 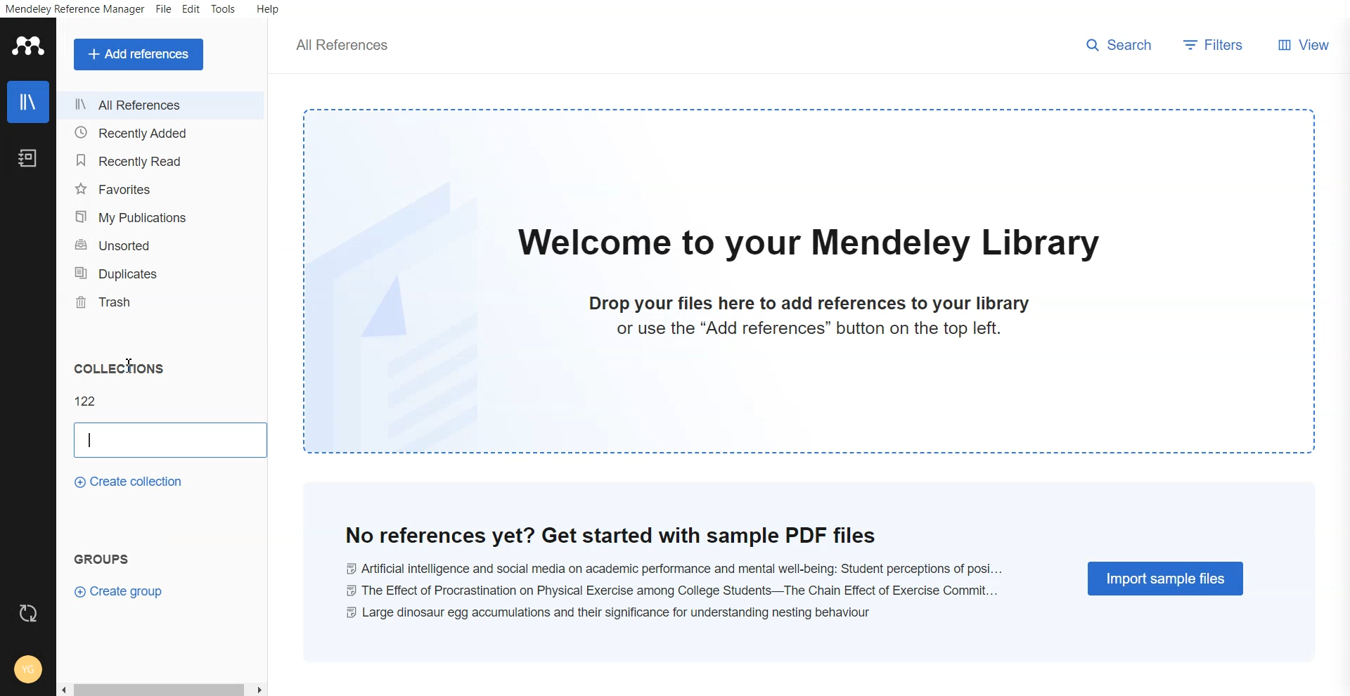 What do you see at coordinates (164, 301) in the screenshot?
I see `Trash` at bounding box center [164, 301].